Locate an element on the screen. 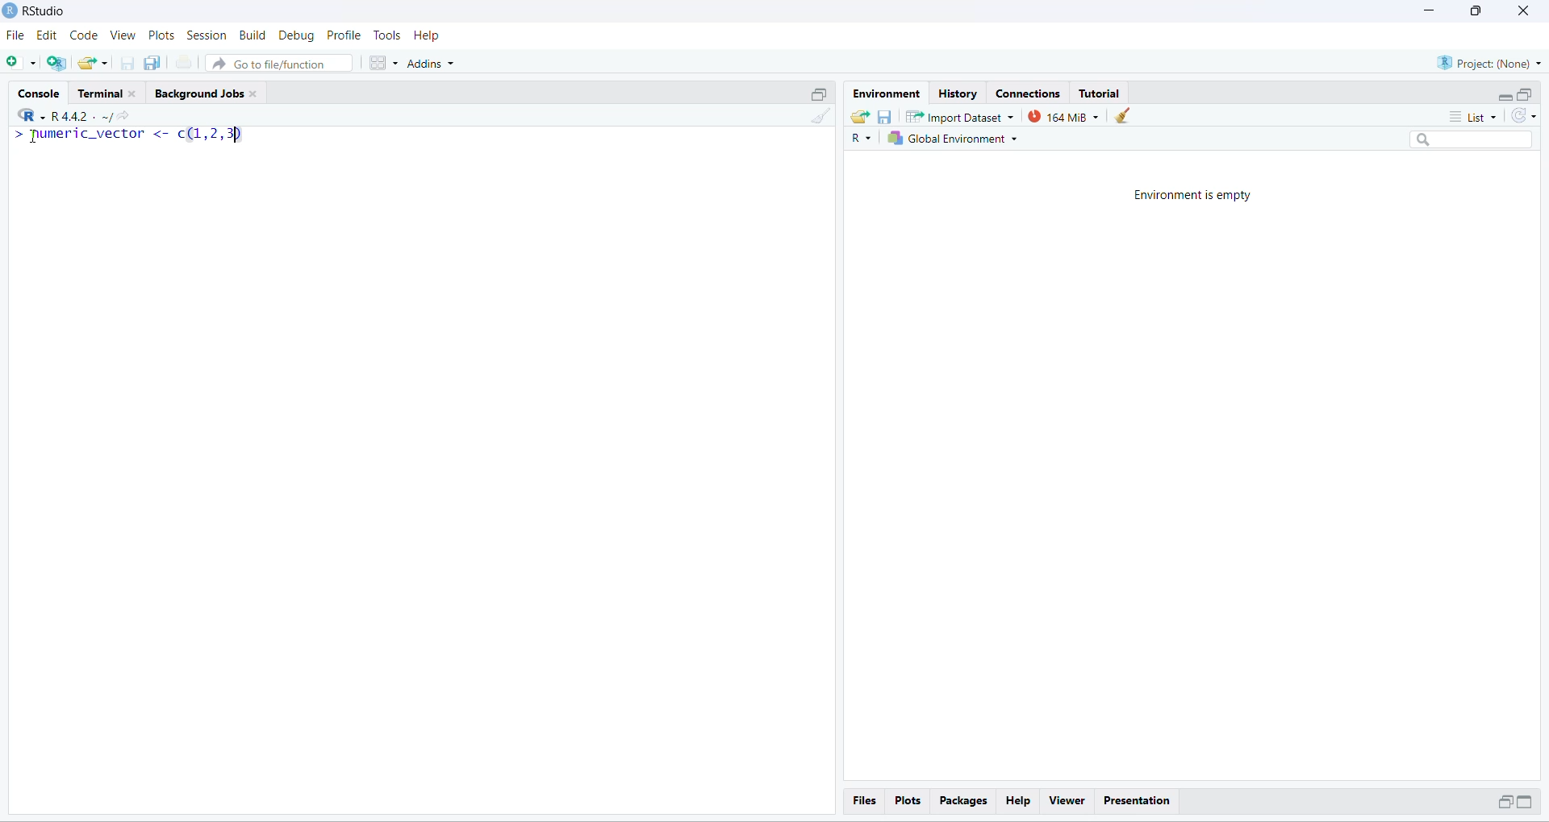 Image resolution: width=1549 pixels, height=822 pixels. Profile is located at coordinates (344, 35).